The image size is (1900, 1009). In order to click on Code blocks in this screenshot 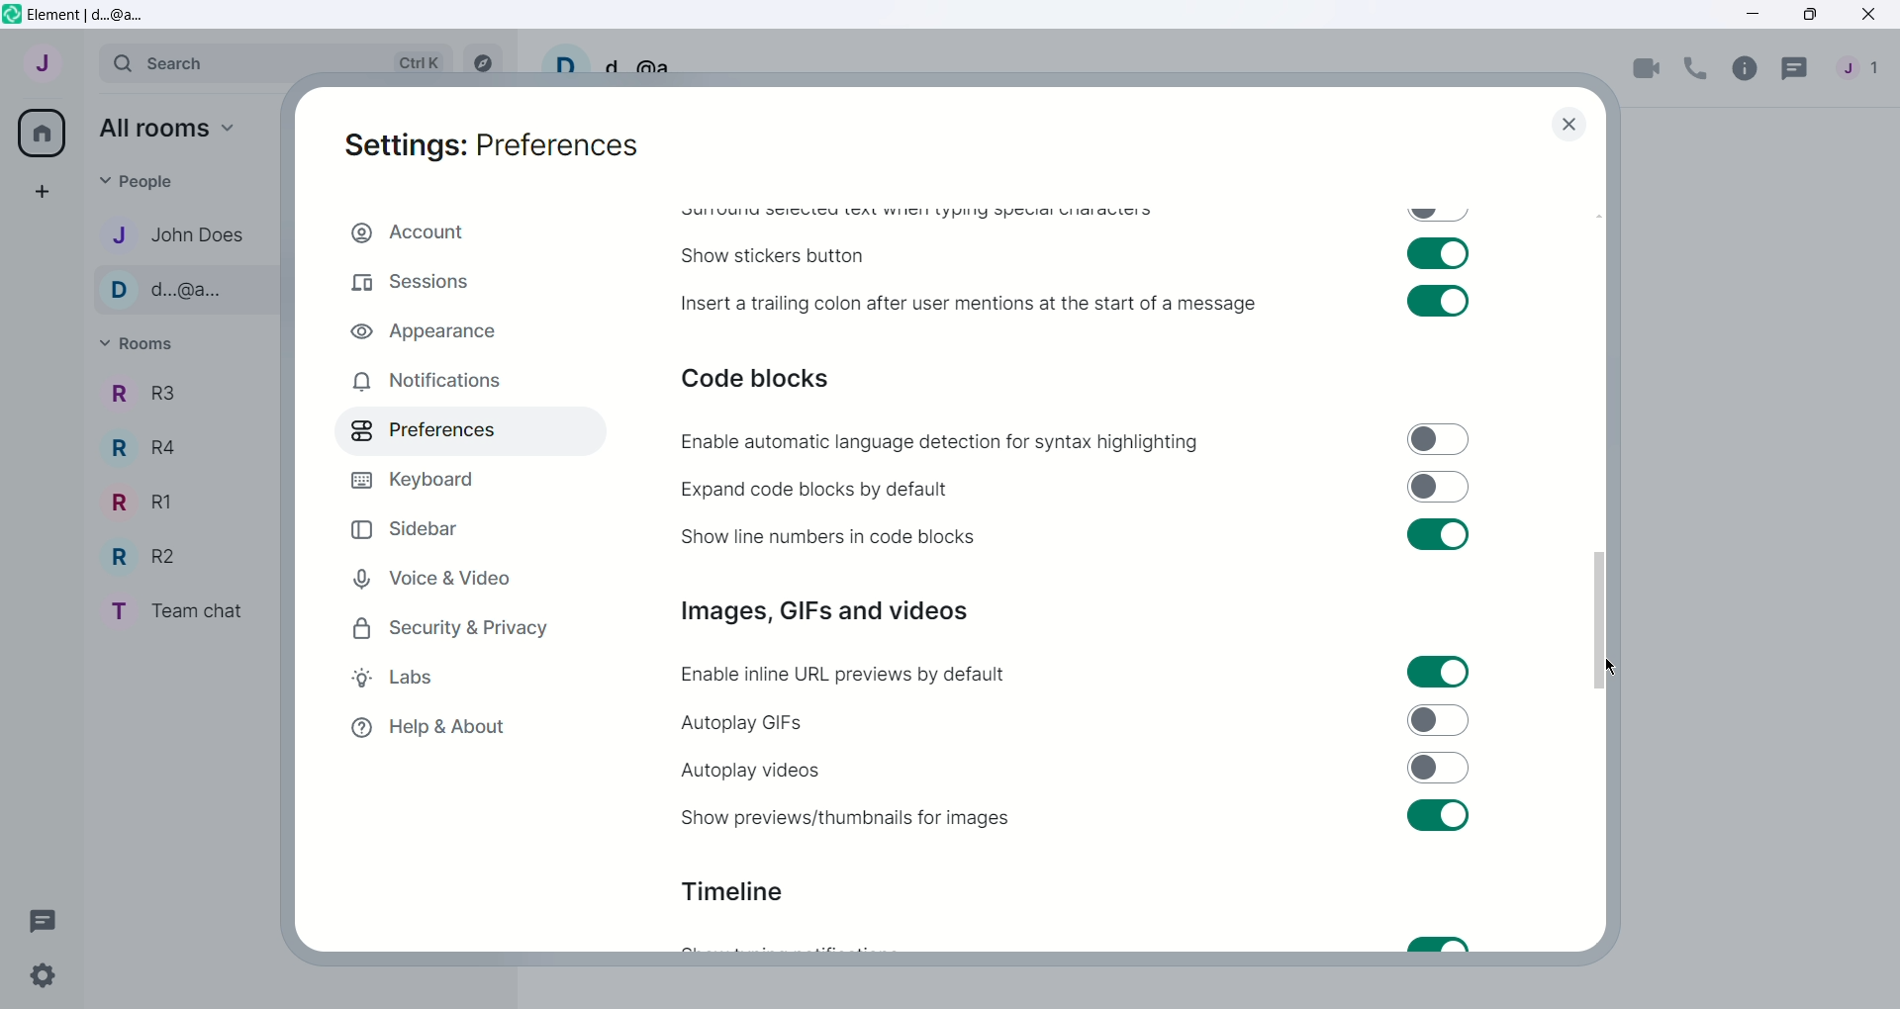, I will do `click(757, 377)`.